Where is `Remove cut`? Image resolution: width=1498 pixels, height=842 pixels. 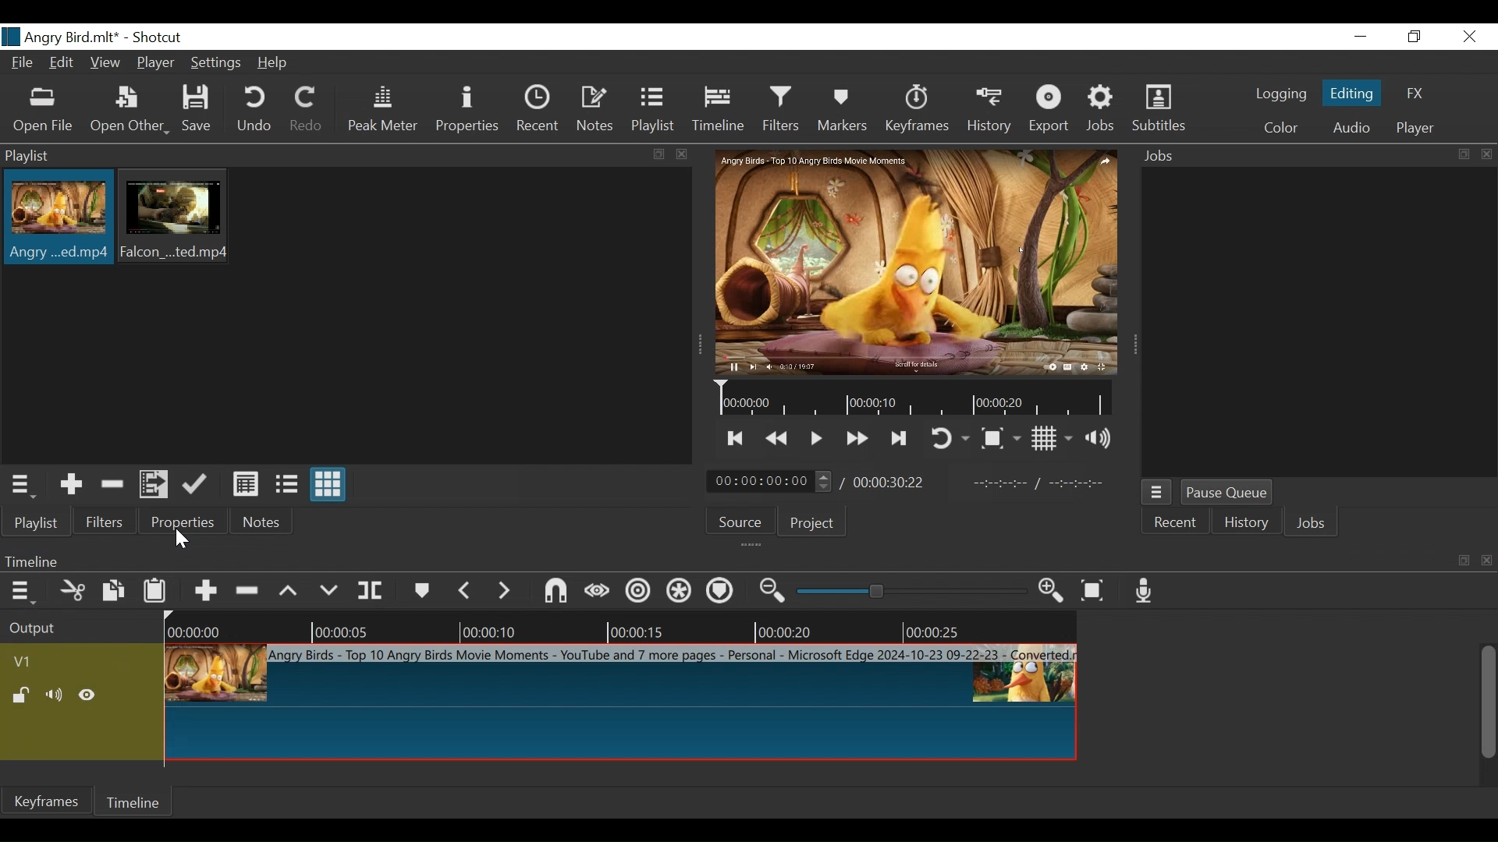
Remove cut is located at coordinates (113, 486).